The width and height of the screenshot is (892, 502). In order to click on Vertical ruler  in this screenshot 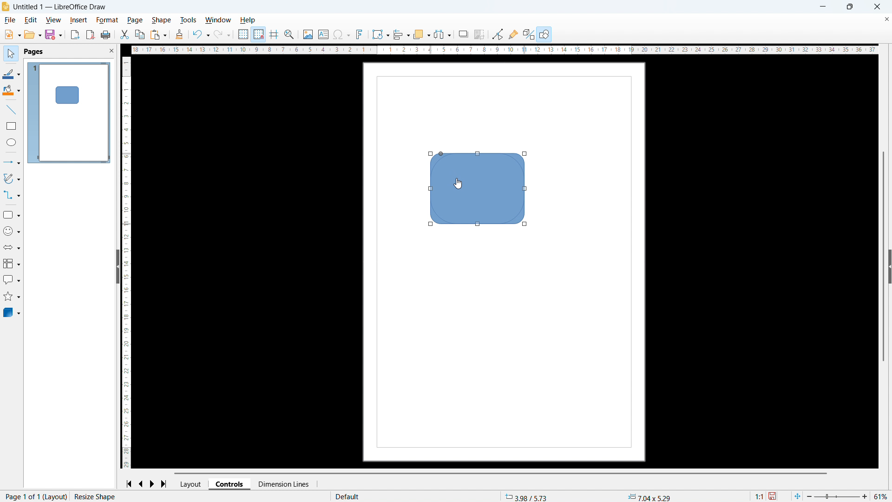, I will do `click(127, 263)`.